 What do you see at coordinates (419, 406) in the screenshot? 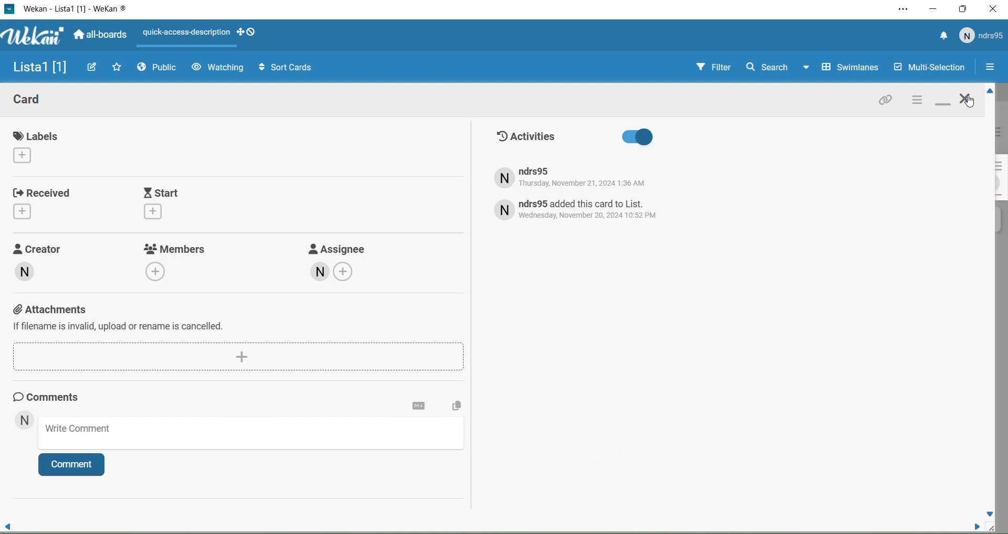
I see `settings` at bounding box center [419, 406].